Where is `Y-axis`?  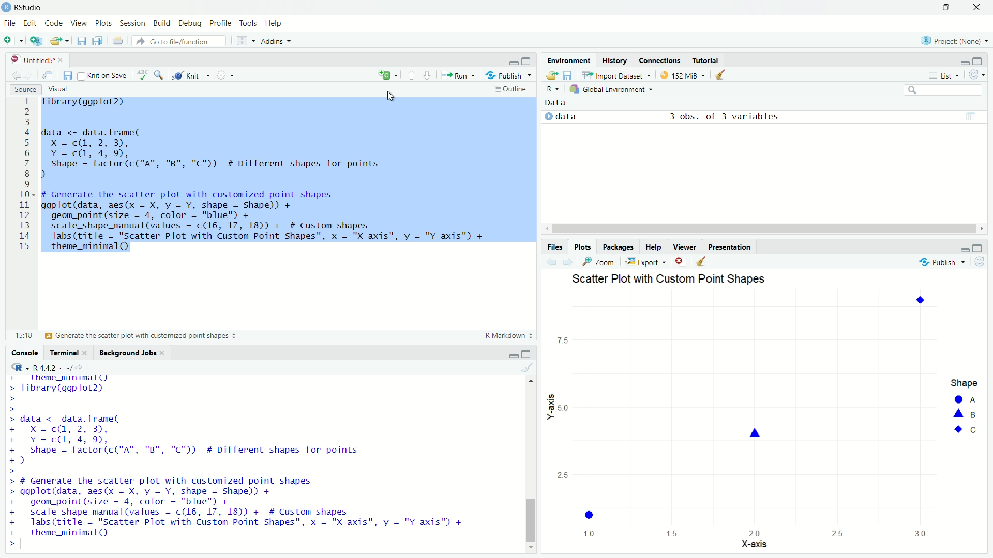 Y-axis is located at coordinates (550, 407).